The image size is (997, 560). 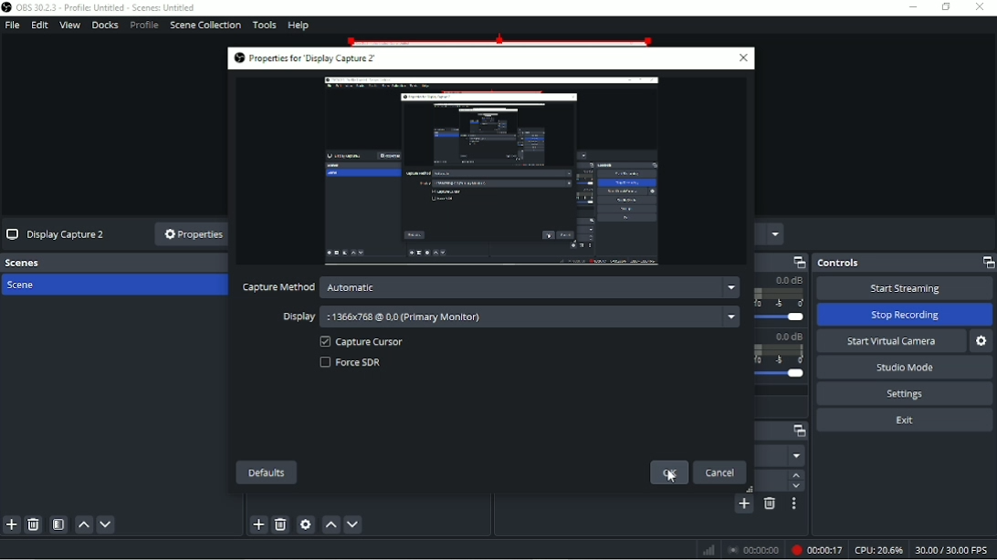 What do you see at coordinates (305, 524) in the screenshot?
I see `Open source properties` at bounding box center [305, 524].